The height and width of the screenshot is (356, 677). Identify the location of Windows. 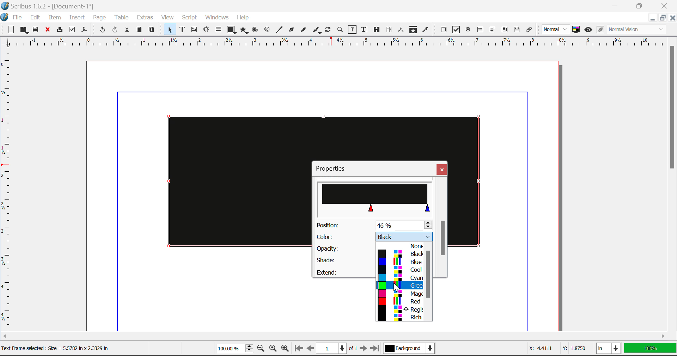
(216, 18).